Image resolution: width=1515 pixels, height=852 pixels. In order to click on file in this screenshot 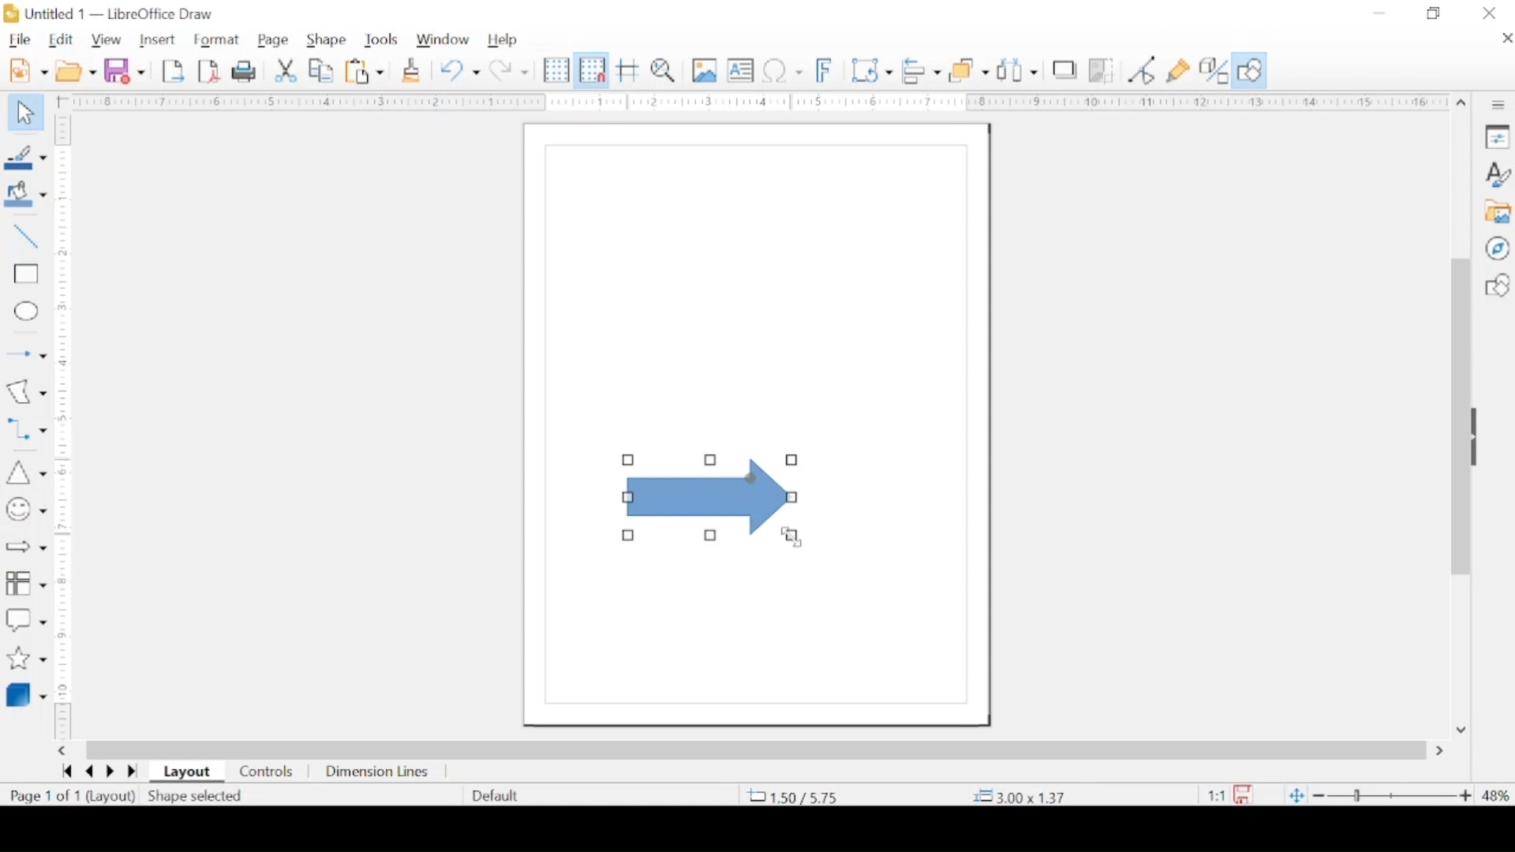, I will do `click(20, 41)`.